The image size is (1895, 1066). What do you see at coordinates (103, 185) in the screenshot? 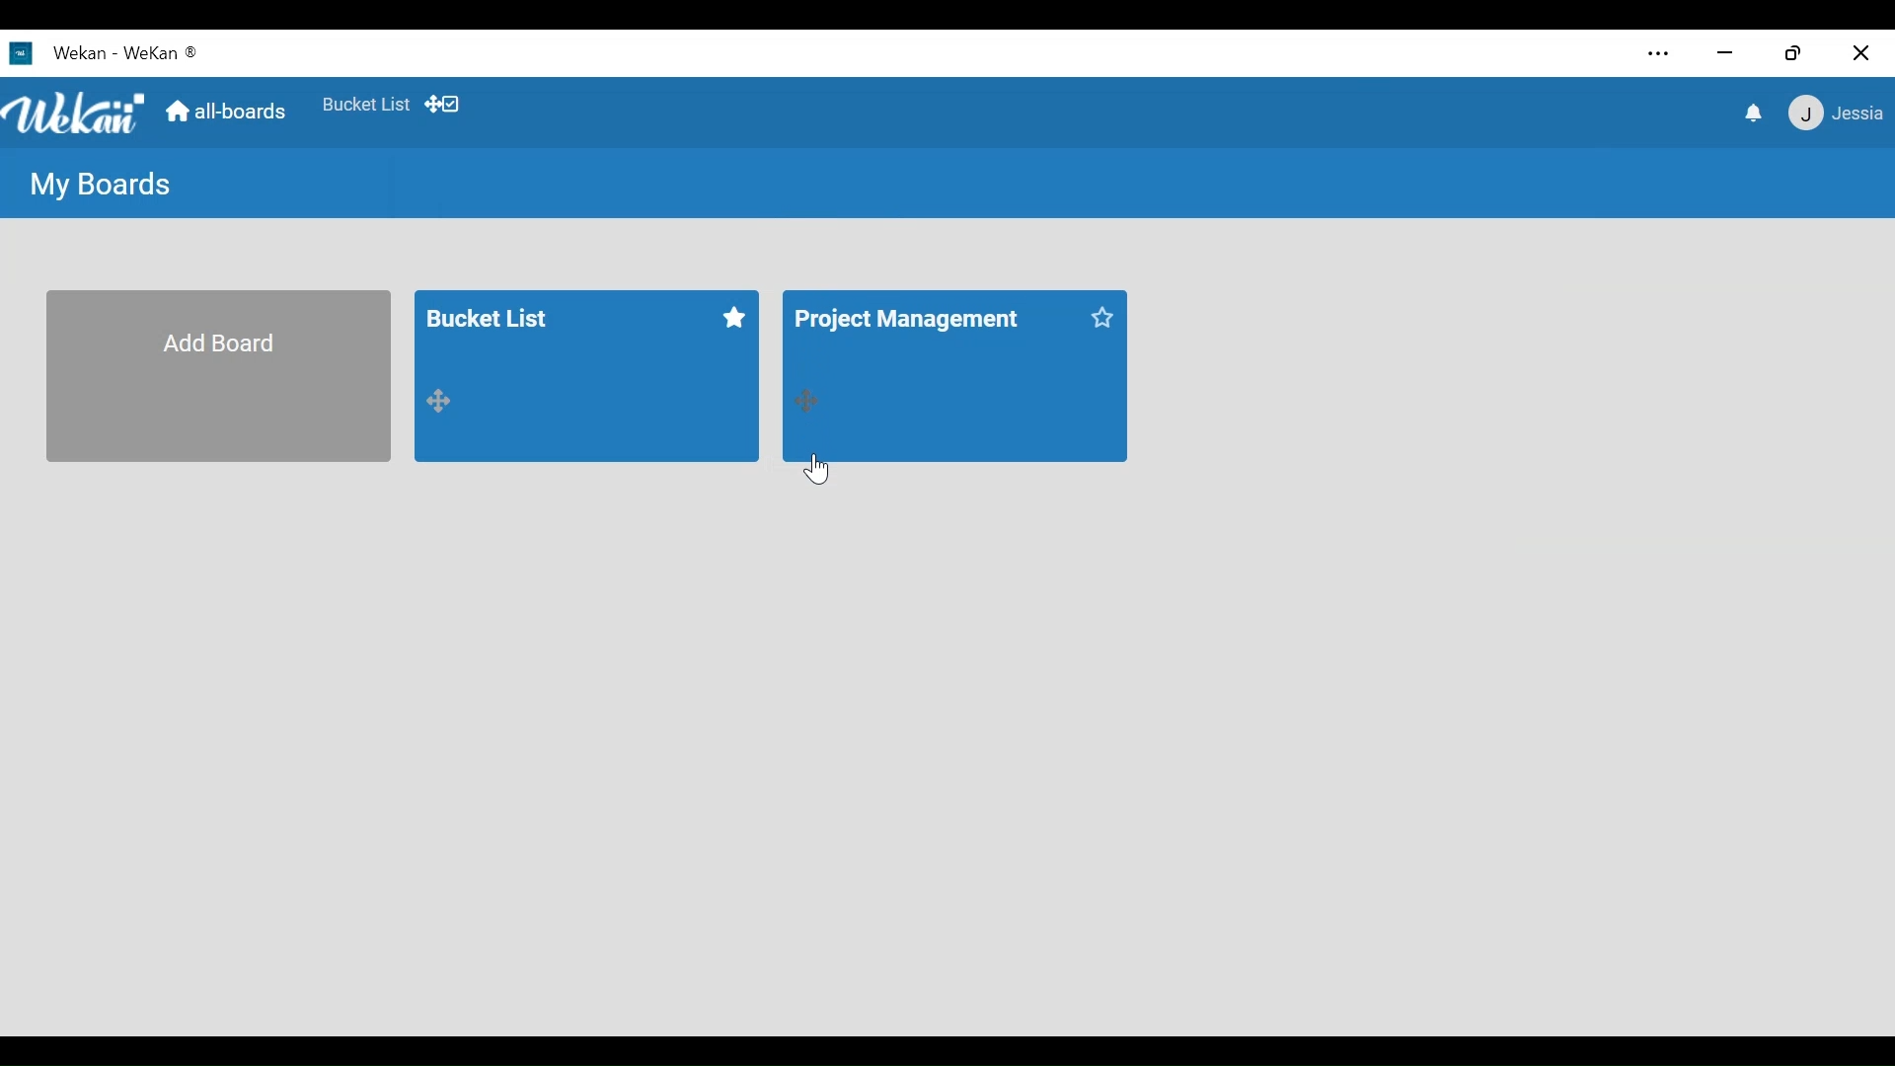
I see `My Boards` at bounding box center [103, 185].